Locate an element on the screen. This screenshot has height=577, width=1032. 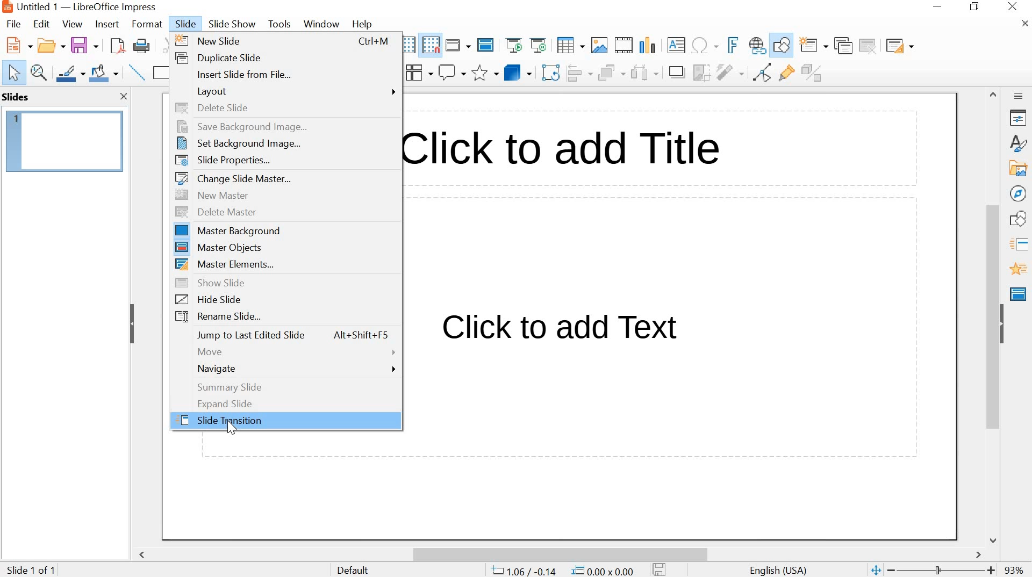
Insert Line is located at coordinates (136, 72).